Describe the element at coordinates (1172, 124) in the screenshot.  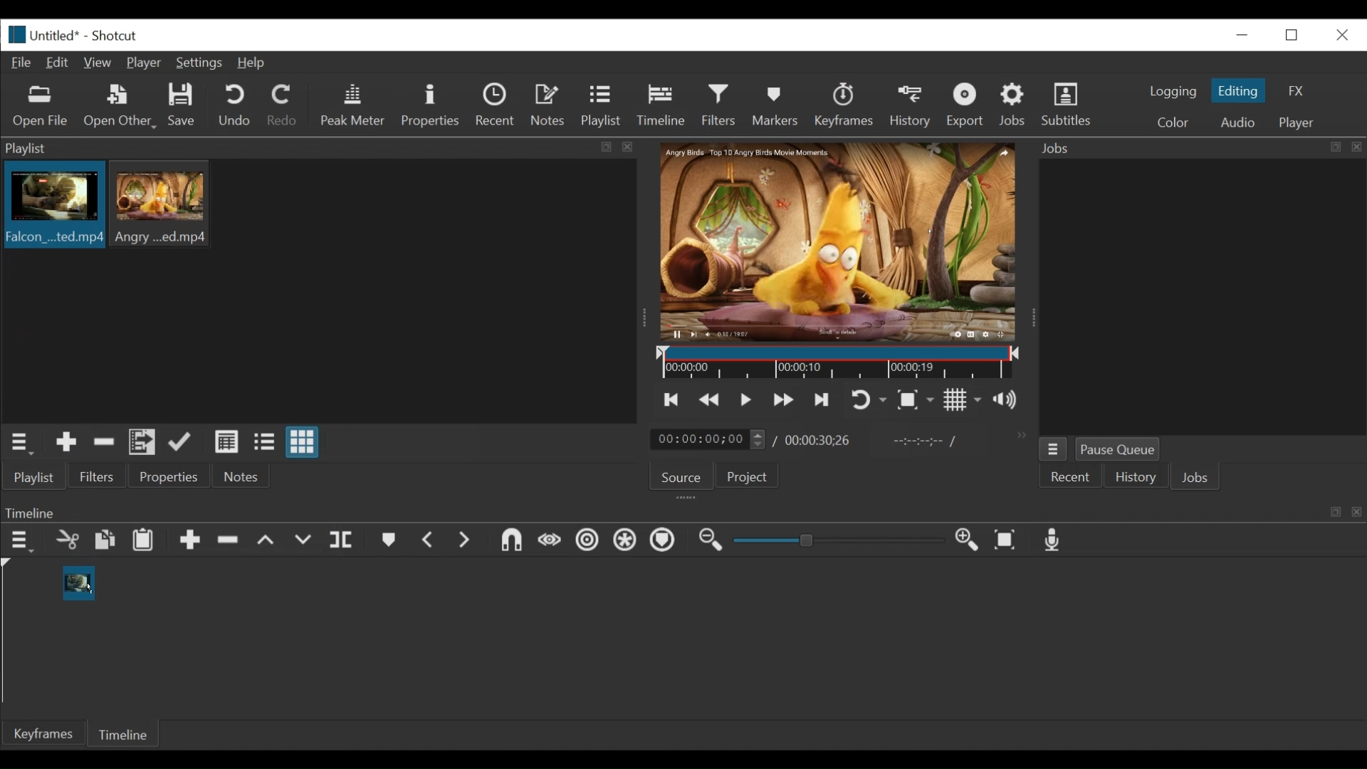
I see `color` at that location.